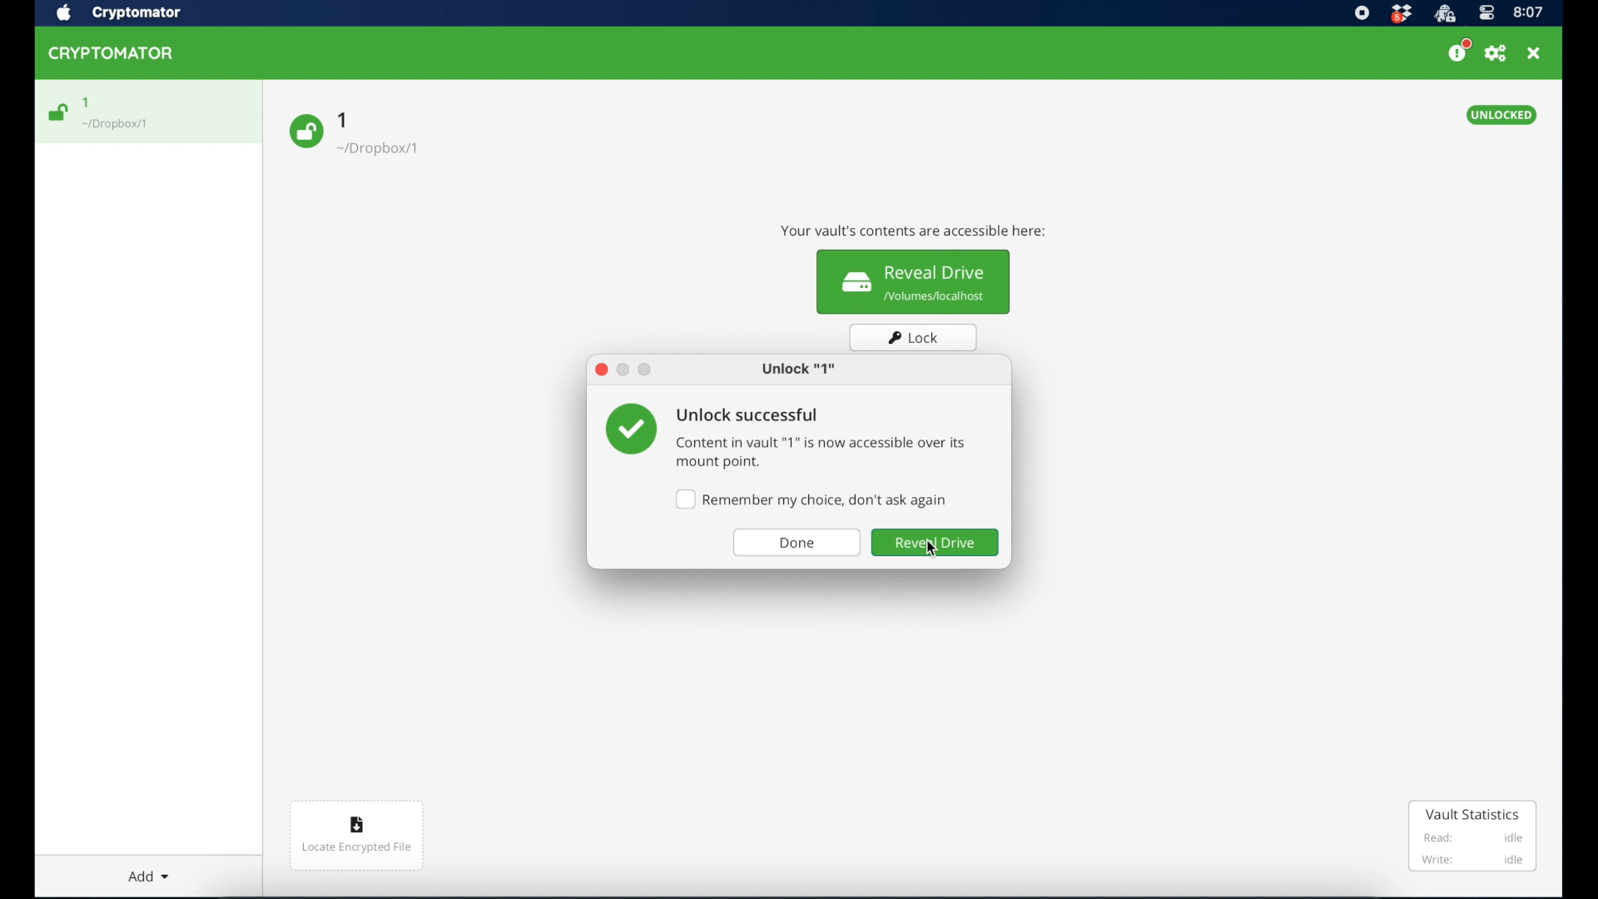 This screenshot has width=1598, height=899. Describe the element at coordinates (600, 370) in the screenshot. I see `close` at that location.